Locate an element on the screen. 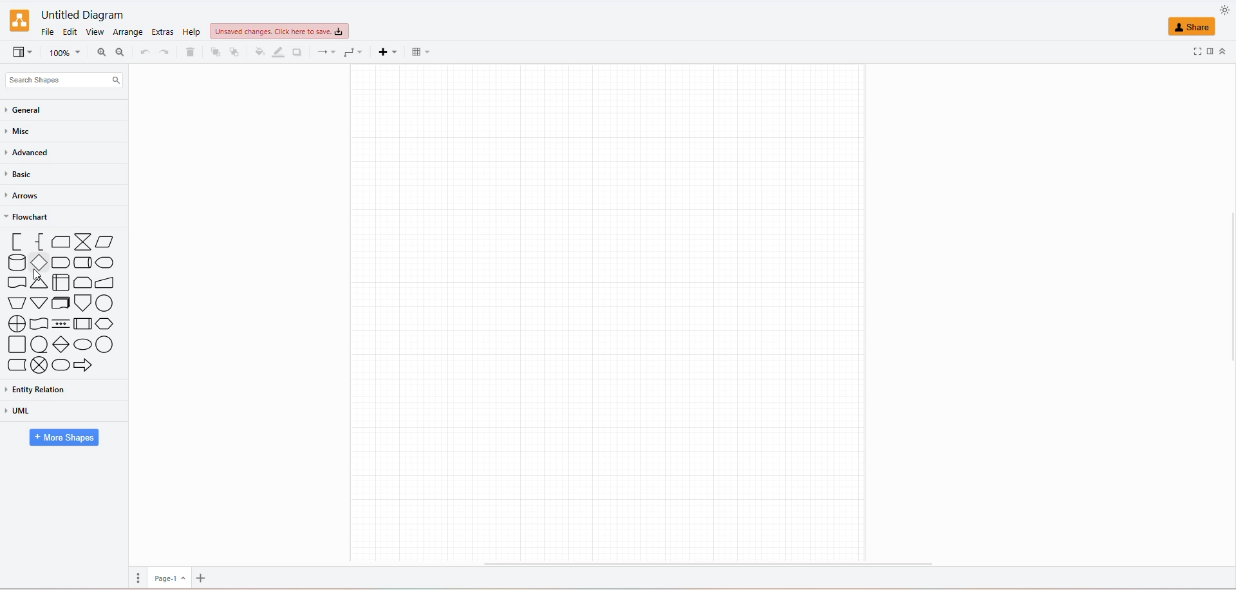 The height and width of the screenshot is (590, 1236). SHADOW is located at coordinates (301, 53).